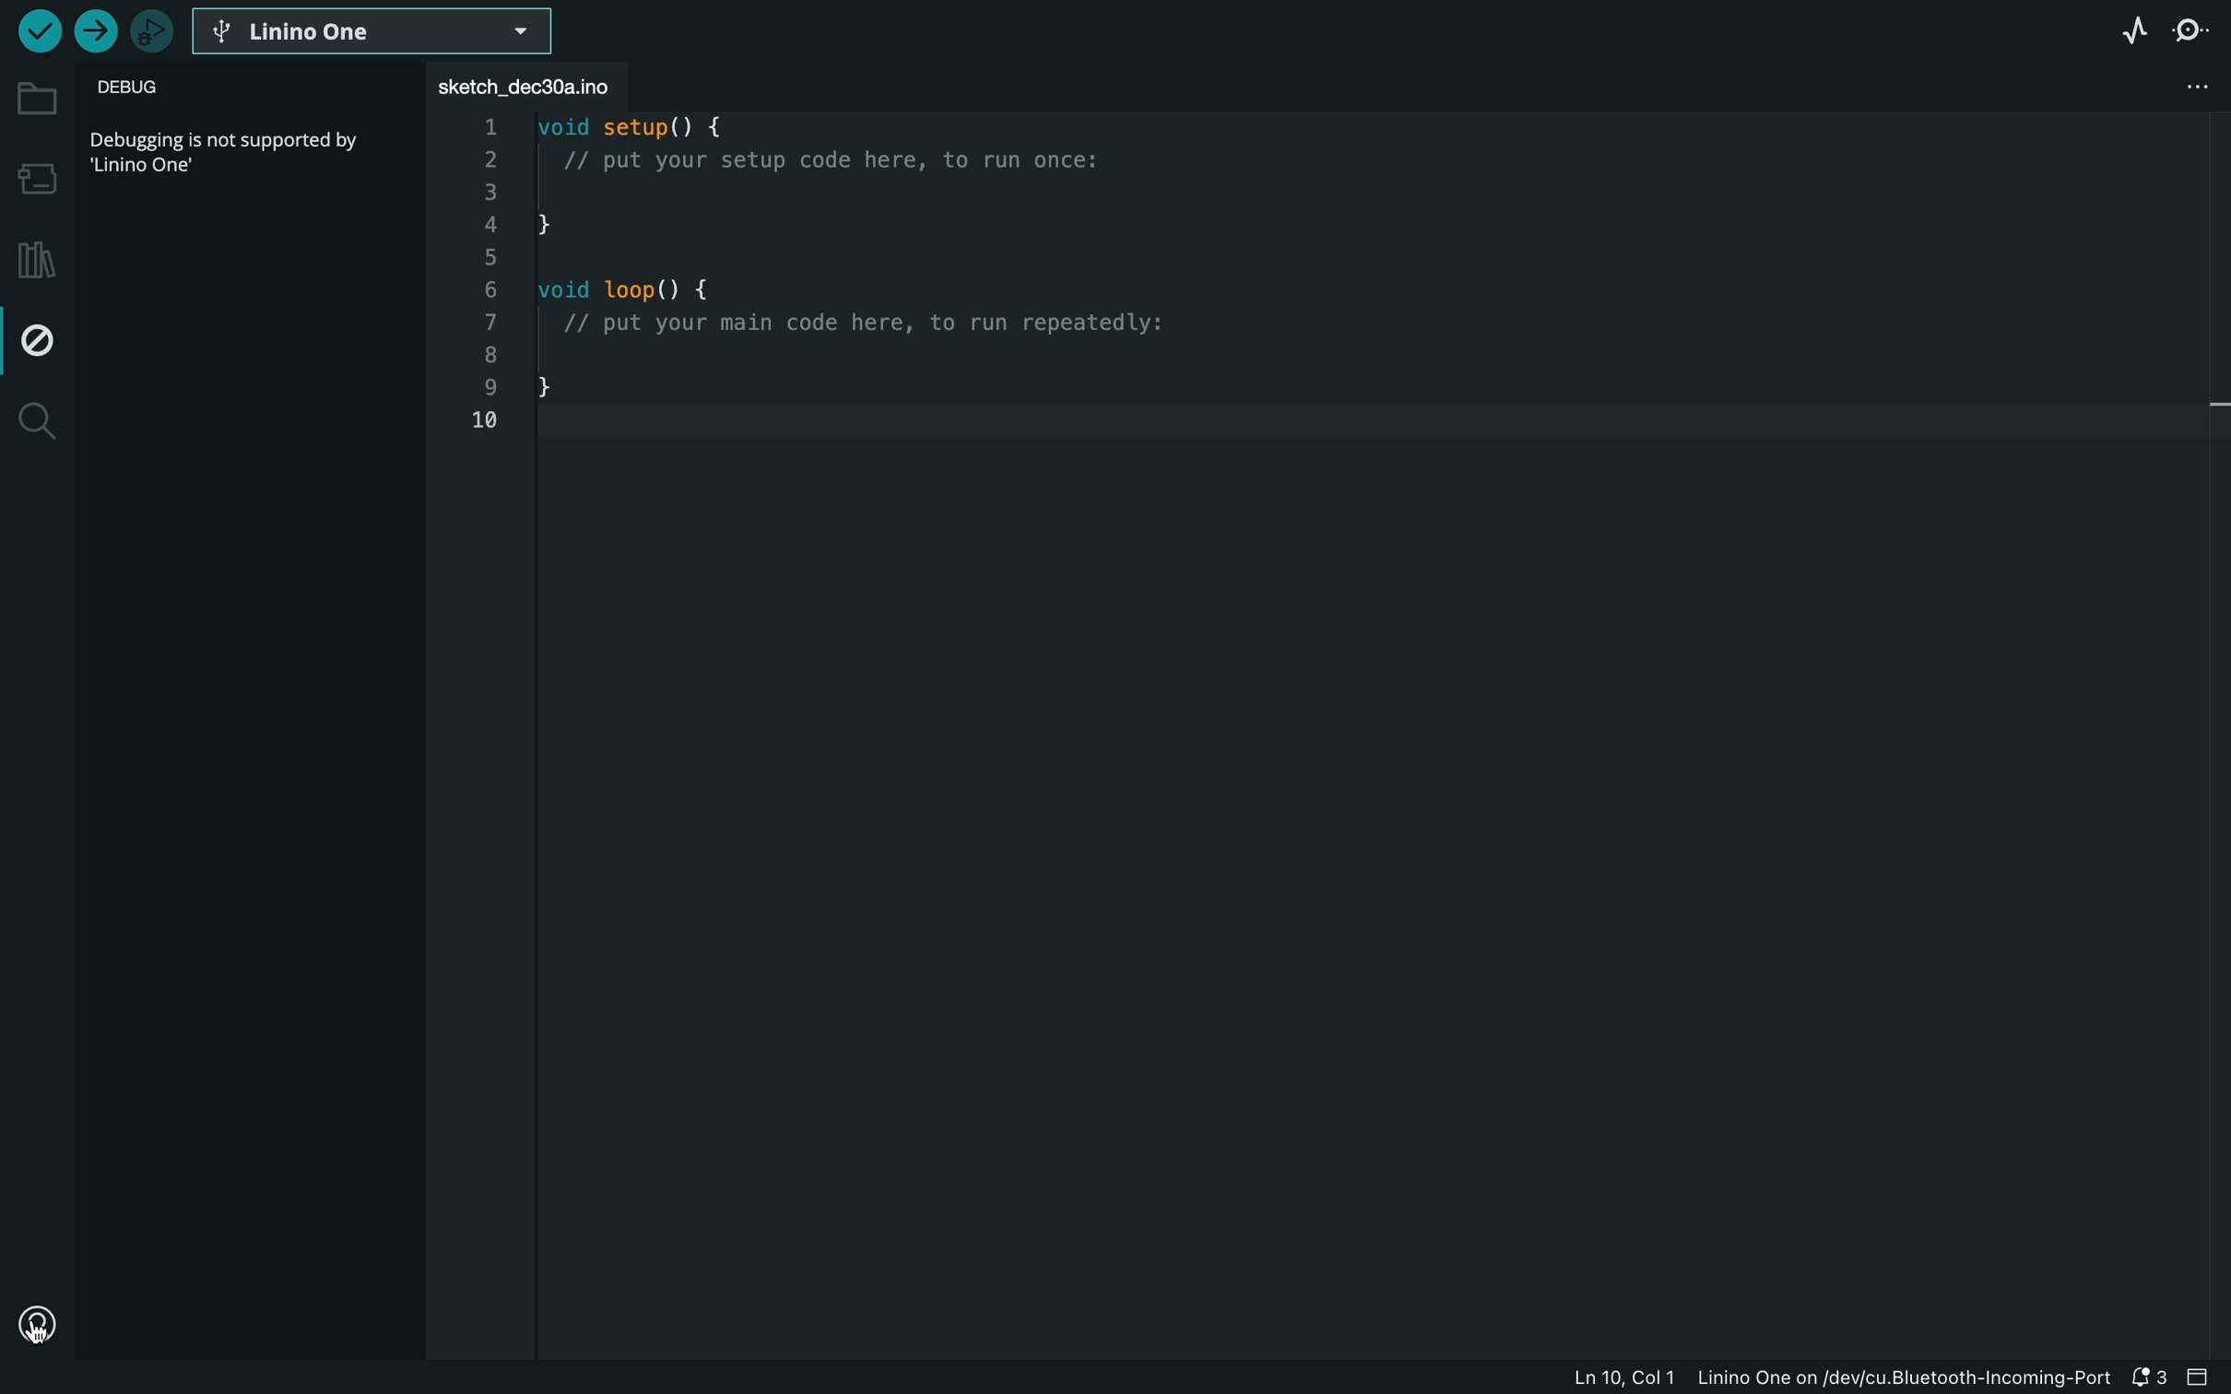 The height and width of the screenshot is (1394, 2231). I want to click on library manager, so click(38, 250).